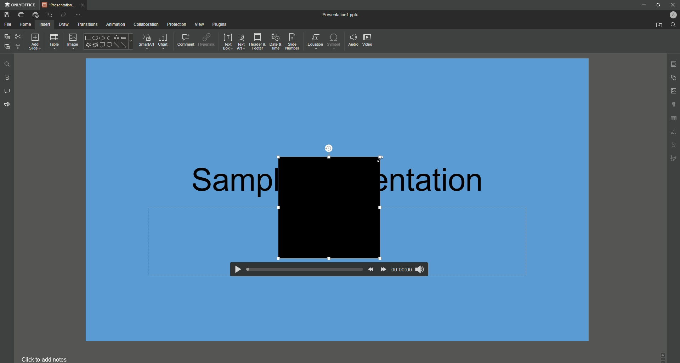  Describe the element at coordinates (672, 25) in the screenshot. I see `Find` at that location.